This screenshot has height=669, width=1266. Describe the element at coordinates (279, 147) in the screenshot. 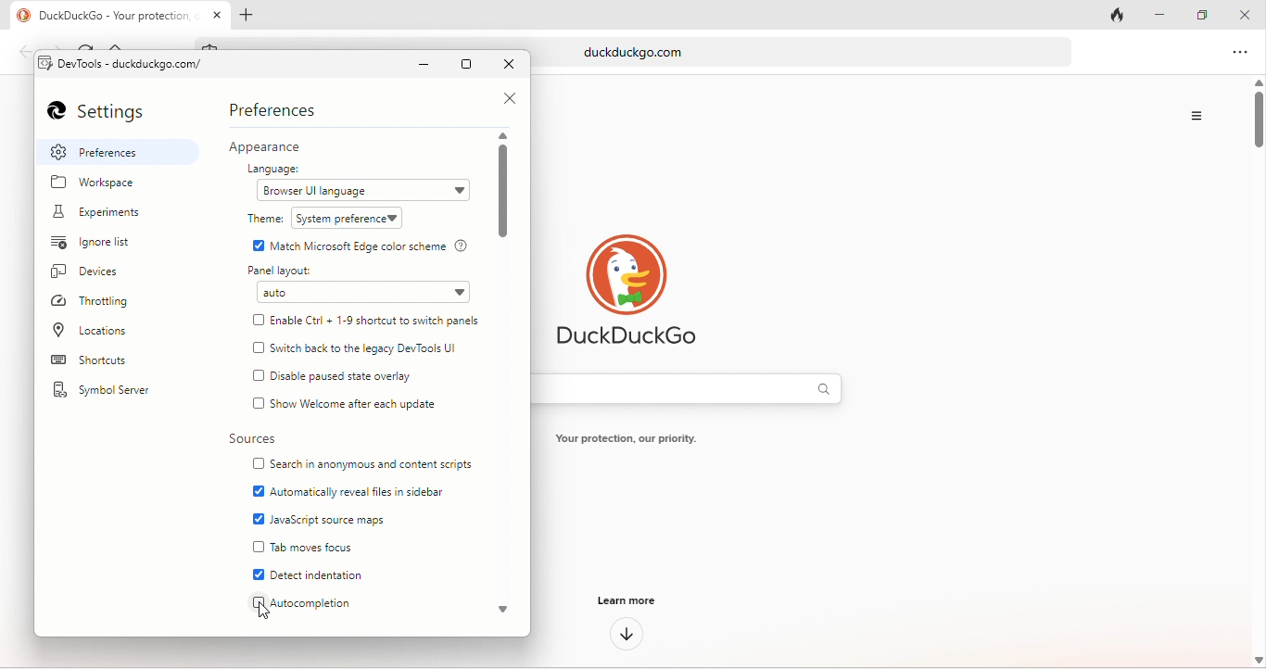

I see `appearance` at that location.